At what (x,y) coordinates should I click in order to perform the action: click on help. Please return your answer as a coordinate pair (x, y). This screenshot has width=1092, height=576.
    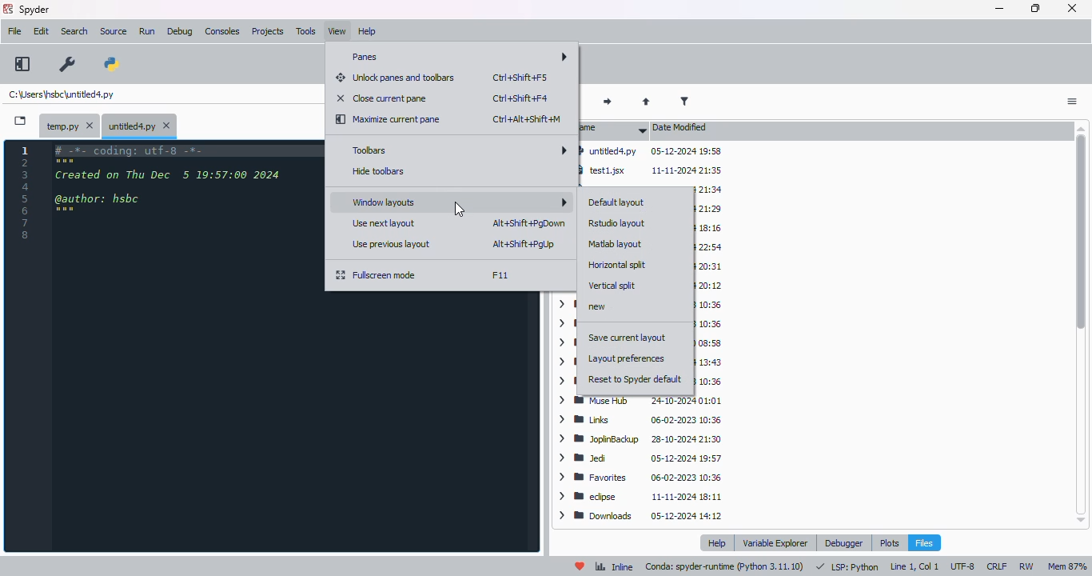
    Looking at the image, I should click on (719, 542).